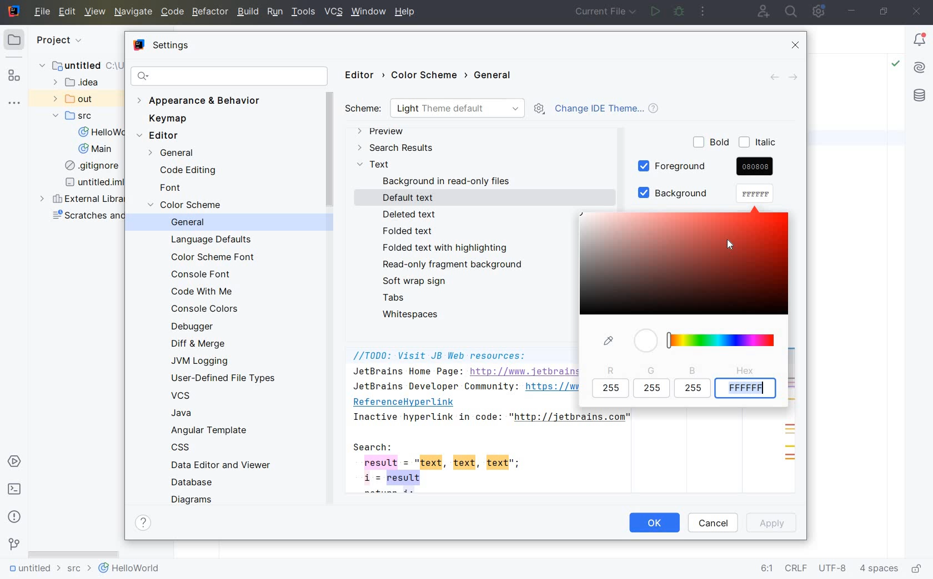 The image size is (933, 579). Describe the element at coordinates (202, 361) in the screenshot. I see `JVM LOGGING` at that location.